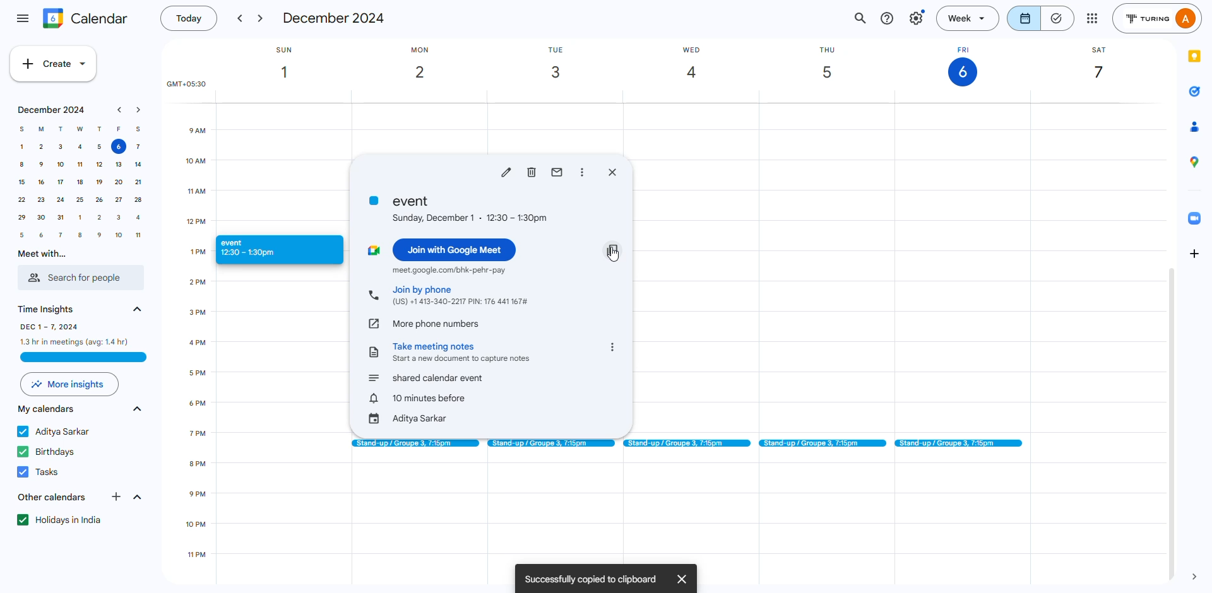 This screenshot has width=1212, height=593. I want to click on next page, so click(1198, 575).